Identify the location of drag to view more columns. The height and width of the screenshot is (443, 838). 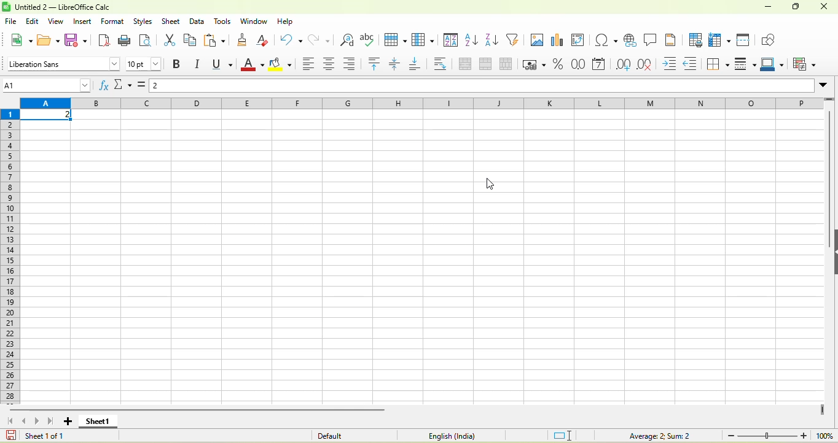
(823, 410).